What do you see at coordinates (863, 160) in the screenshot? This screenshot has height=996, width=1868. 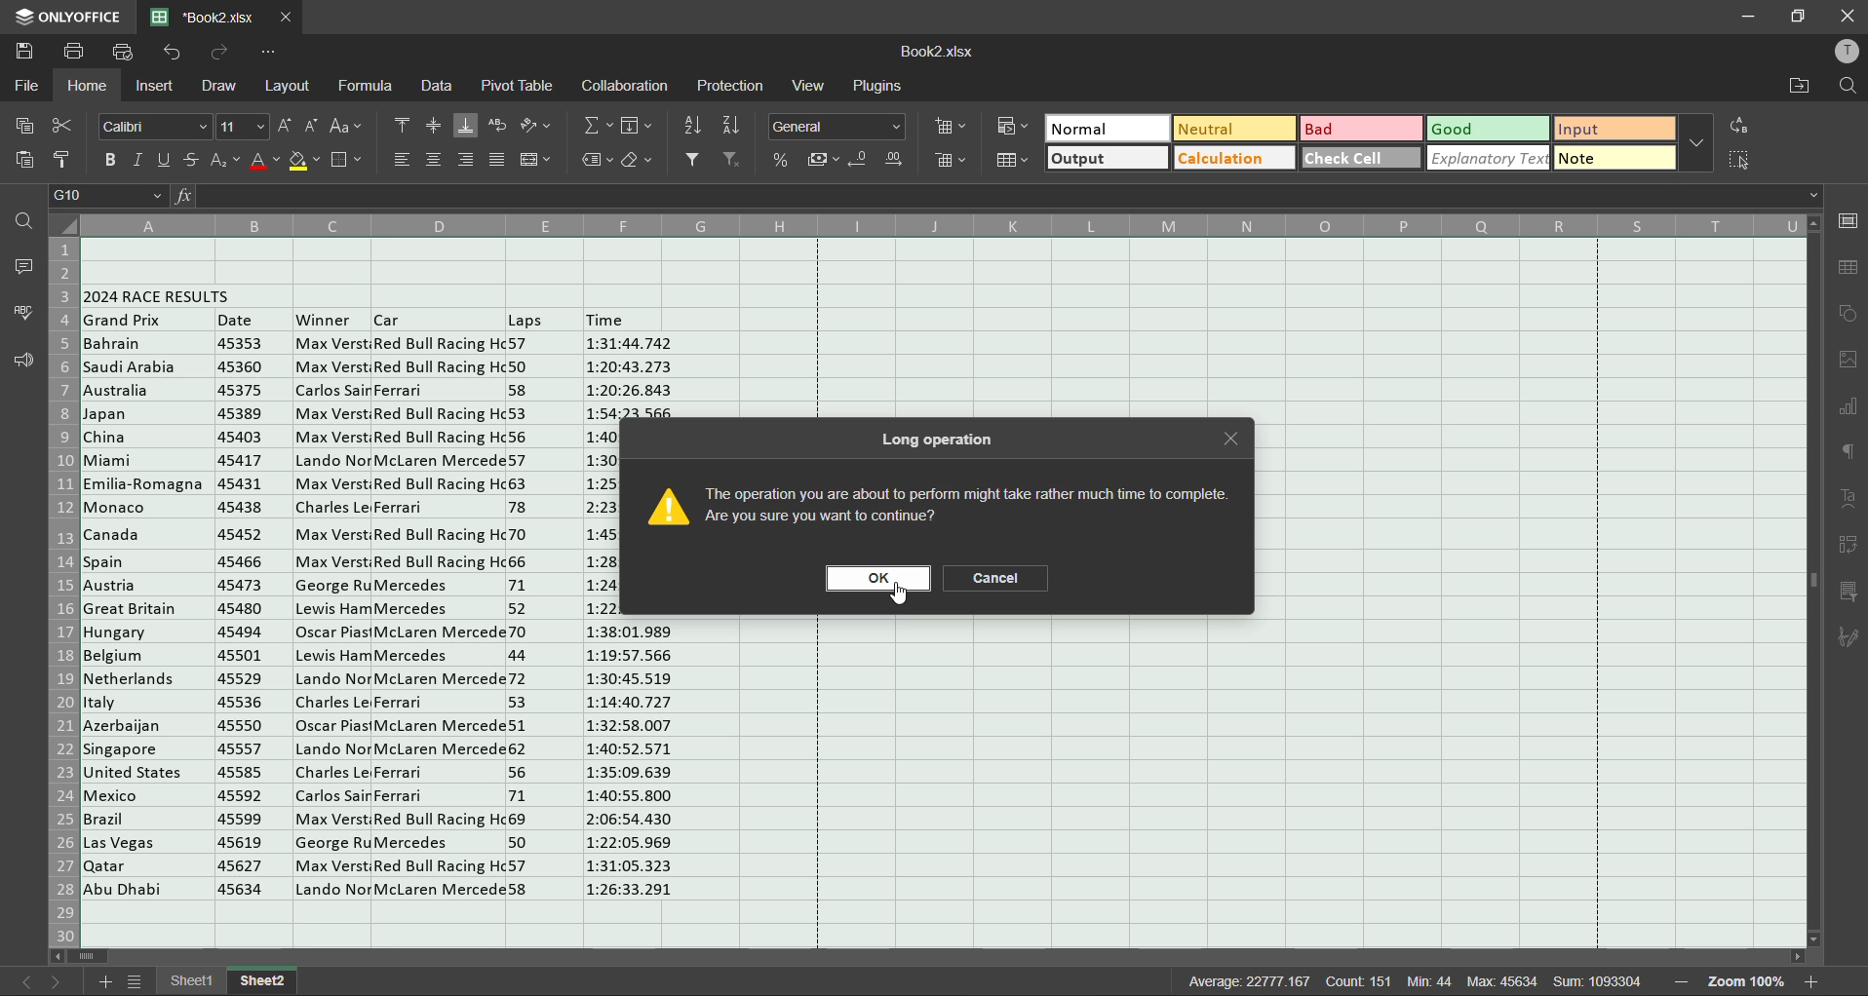 I see `decrease decimal` at bounding box center [863, 160].